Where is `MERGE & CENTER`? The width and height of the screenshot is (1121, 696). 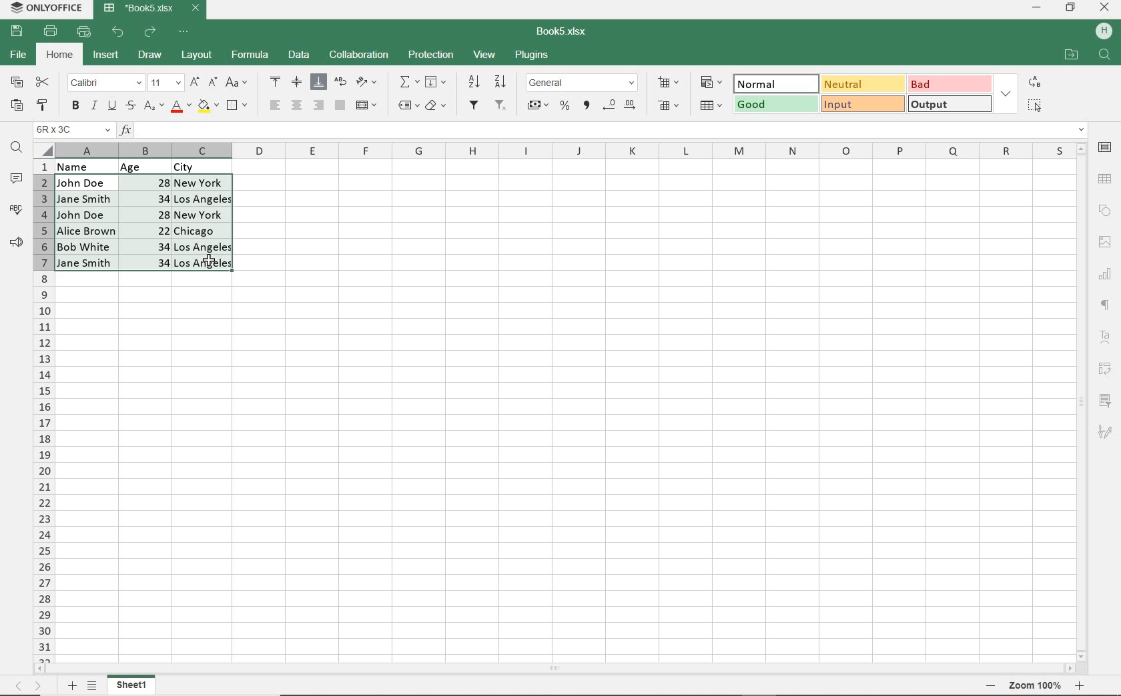
MERGE & CENTER is located at coordinates (367, 105).